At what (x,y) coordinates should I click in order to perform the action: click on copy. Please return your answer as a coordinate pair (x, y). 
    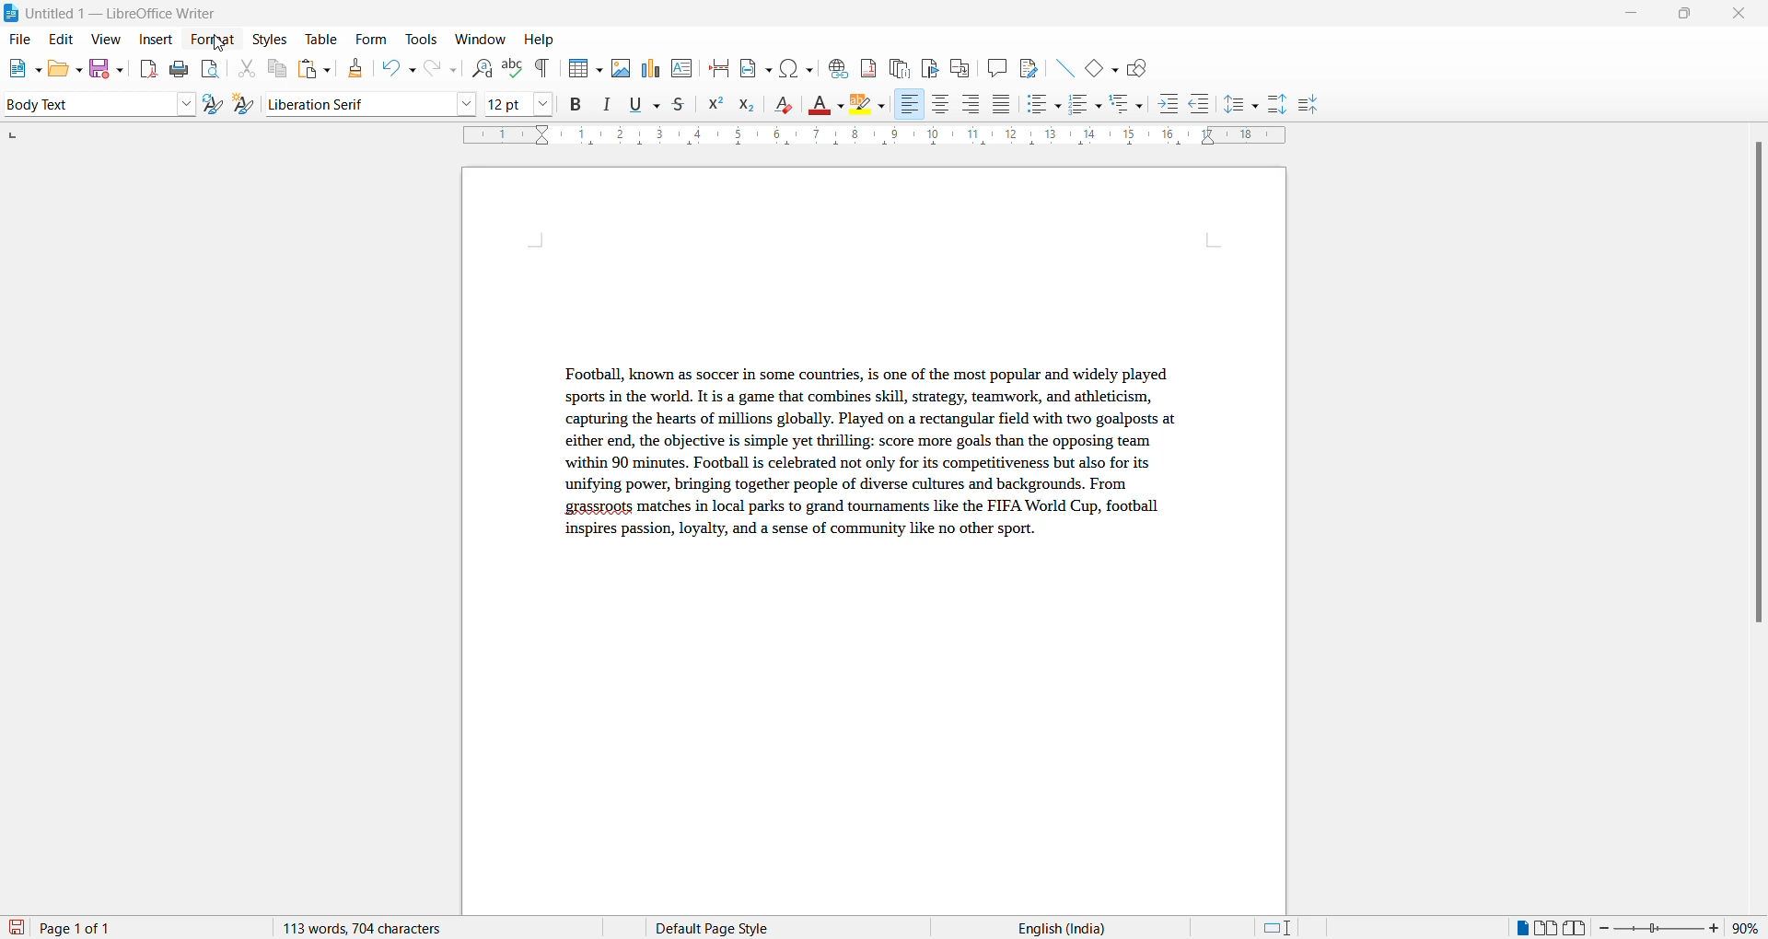
    Looking at the image, I should click on (274, 68).